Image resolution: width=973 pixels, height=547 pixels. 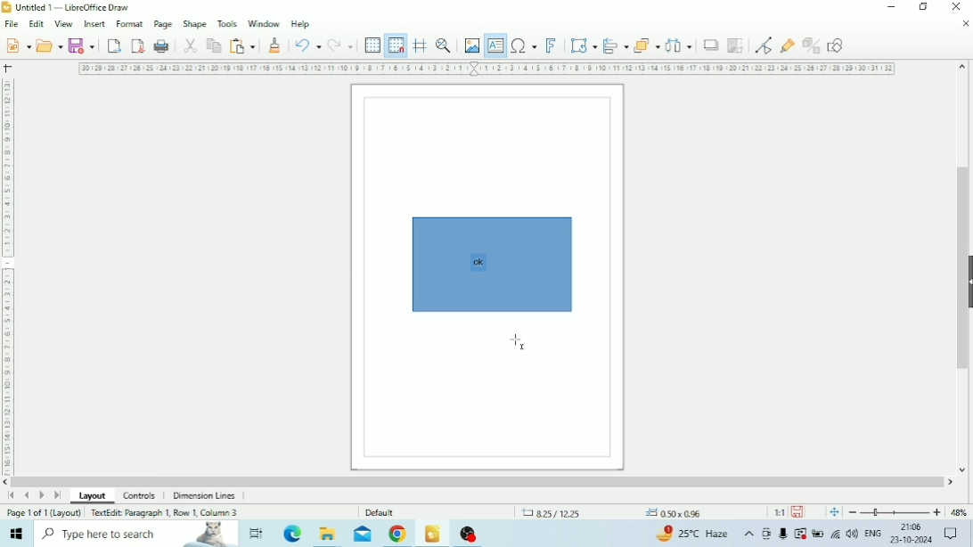 What do you see at coordinates (11, 24) in the screenshot?
I see `File` at bounding box center [11, 24].